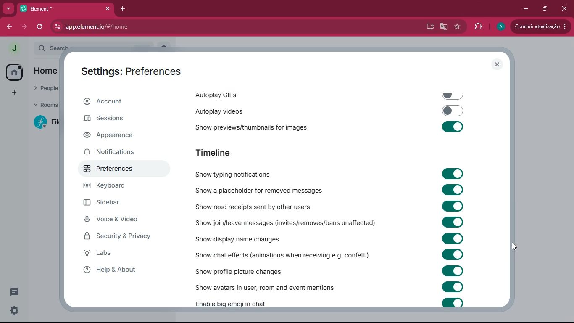 This screenshot has width=574, height=323. I want to click on update, so click(542, 27).